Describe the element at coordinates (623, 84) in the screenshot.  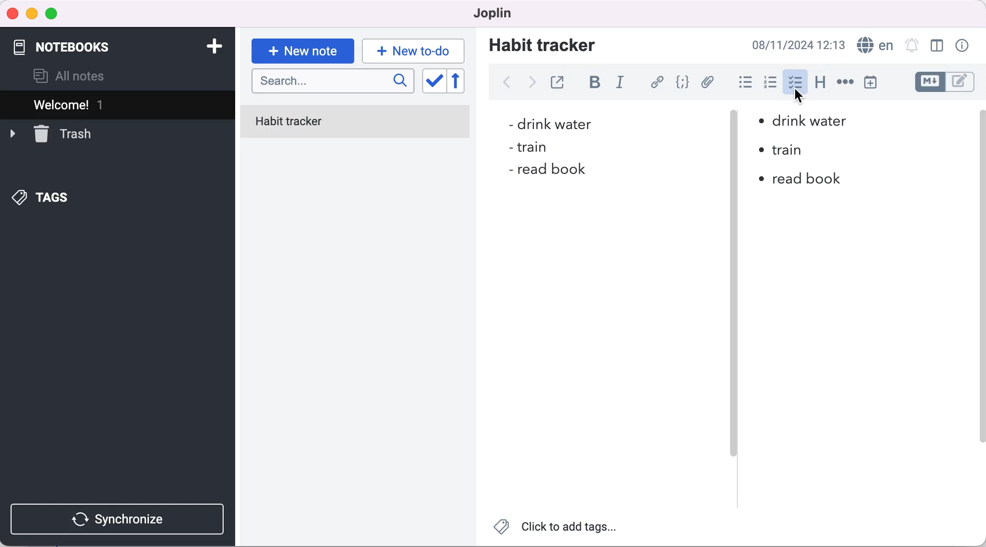
I see `italic` at that location.